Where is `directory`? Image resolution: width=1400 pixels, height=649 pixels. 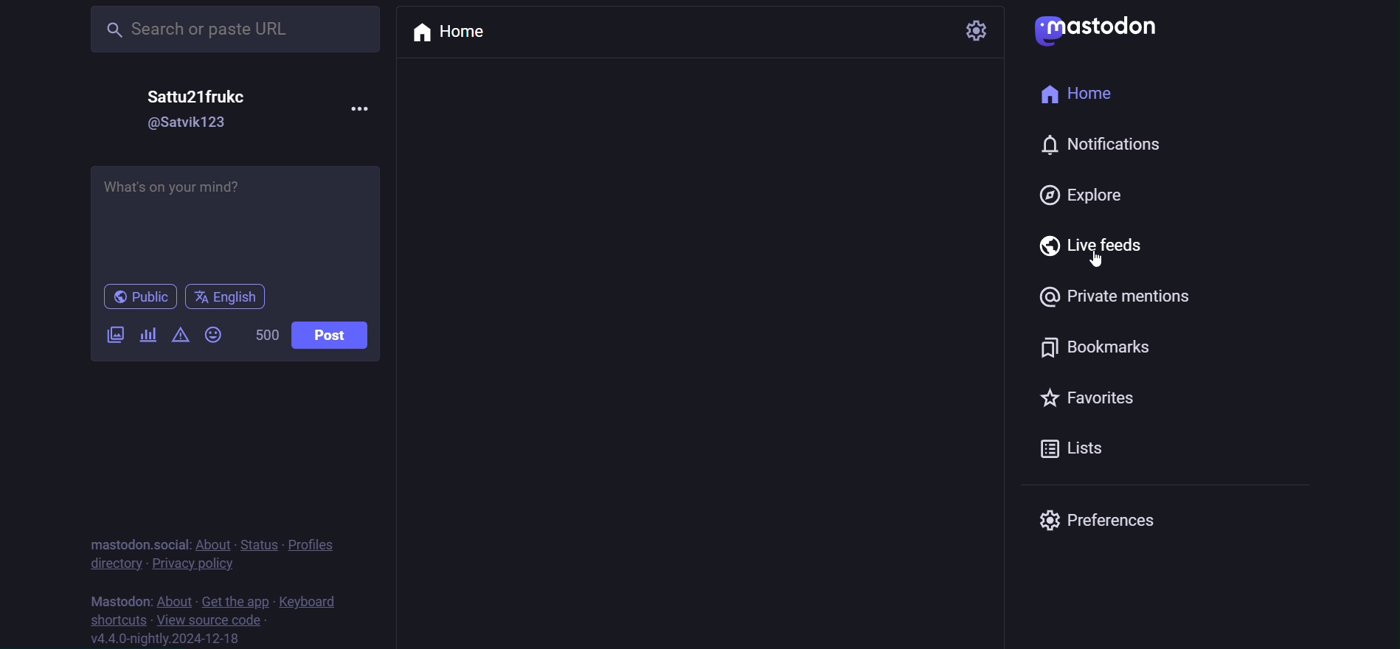
directory is located at coordinates (109, 565).